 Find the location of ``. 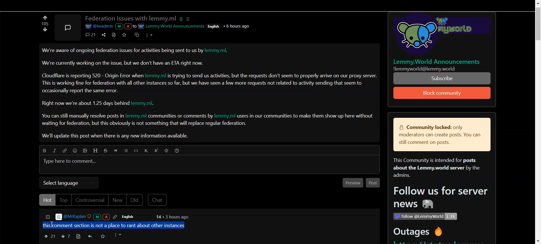

 is located at coordinates (425, 216).